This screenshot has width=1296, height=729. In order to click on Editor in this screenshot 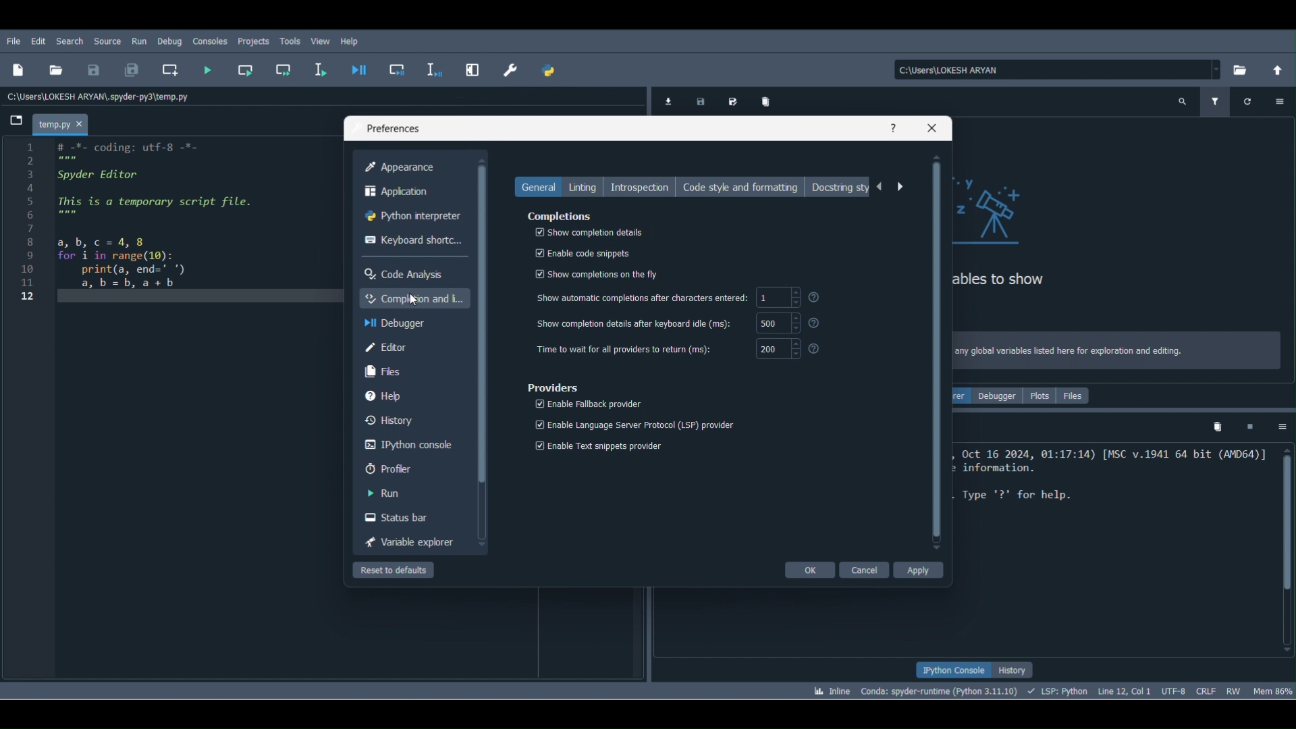, I will do `click(379, 346)`.